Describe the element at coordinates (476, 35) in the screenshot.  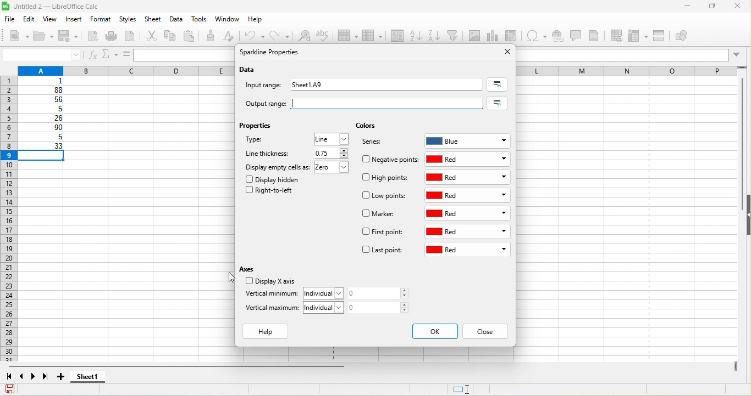
I see `image` at that location.